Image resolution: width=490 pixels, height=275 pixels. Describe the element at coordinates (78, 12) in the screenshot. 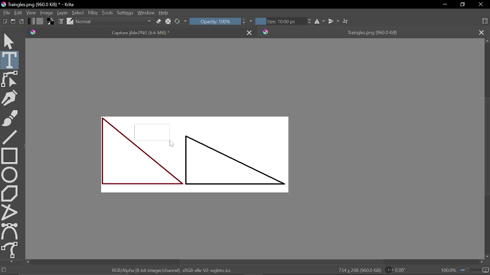

I see `Select` at that location.